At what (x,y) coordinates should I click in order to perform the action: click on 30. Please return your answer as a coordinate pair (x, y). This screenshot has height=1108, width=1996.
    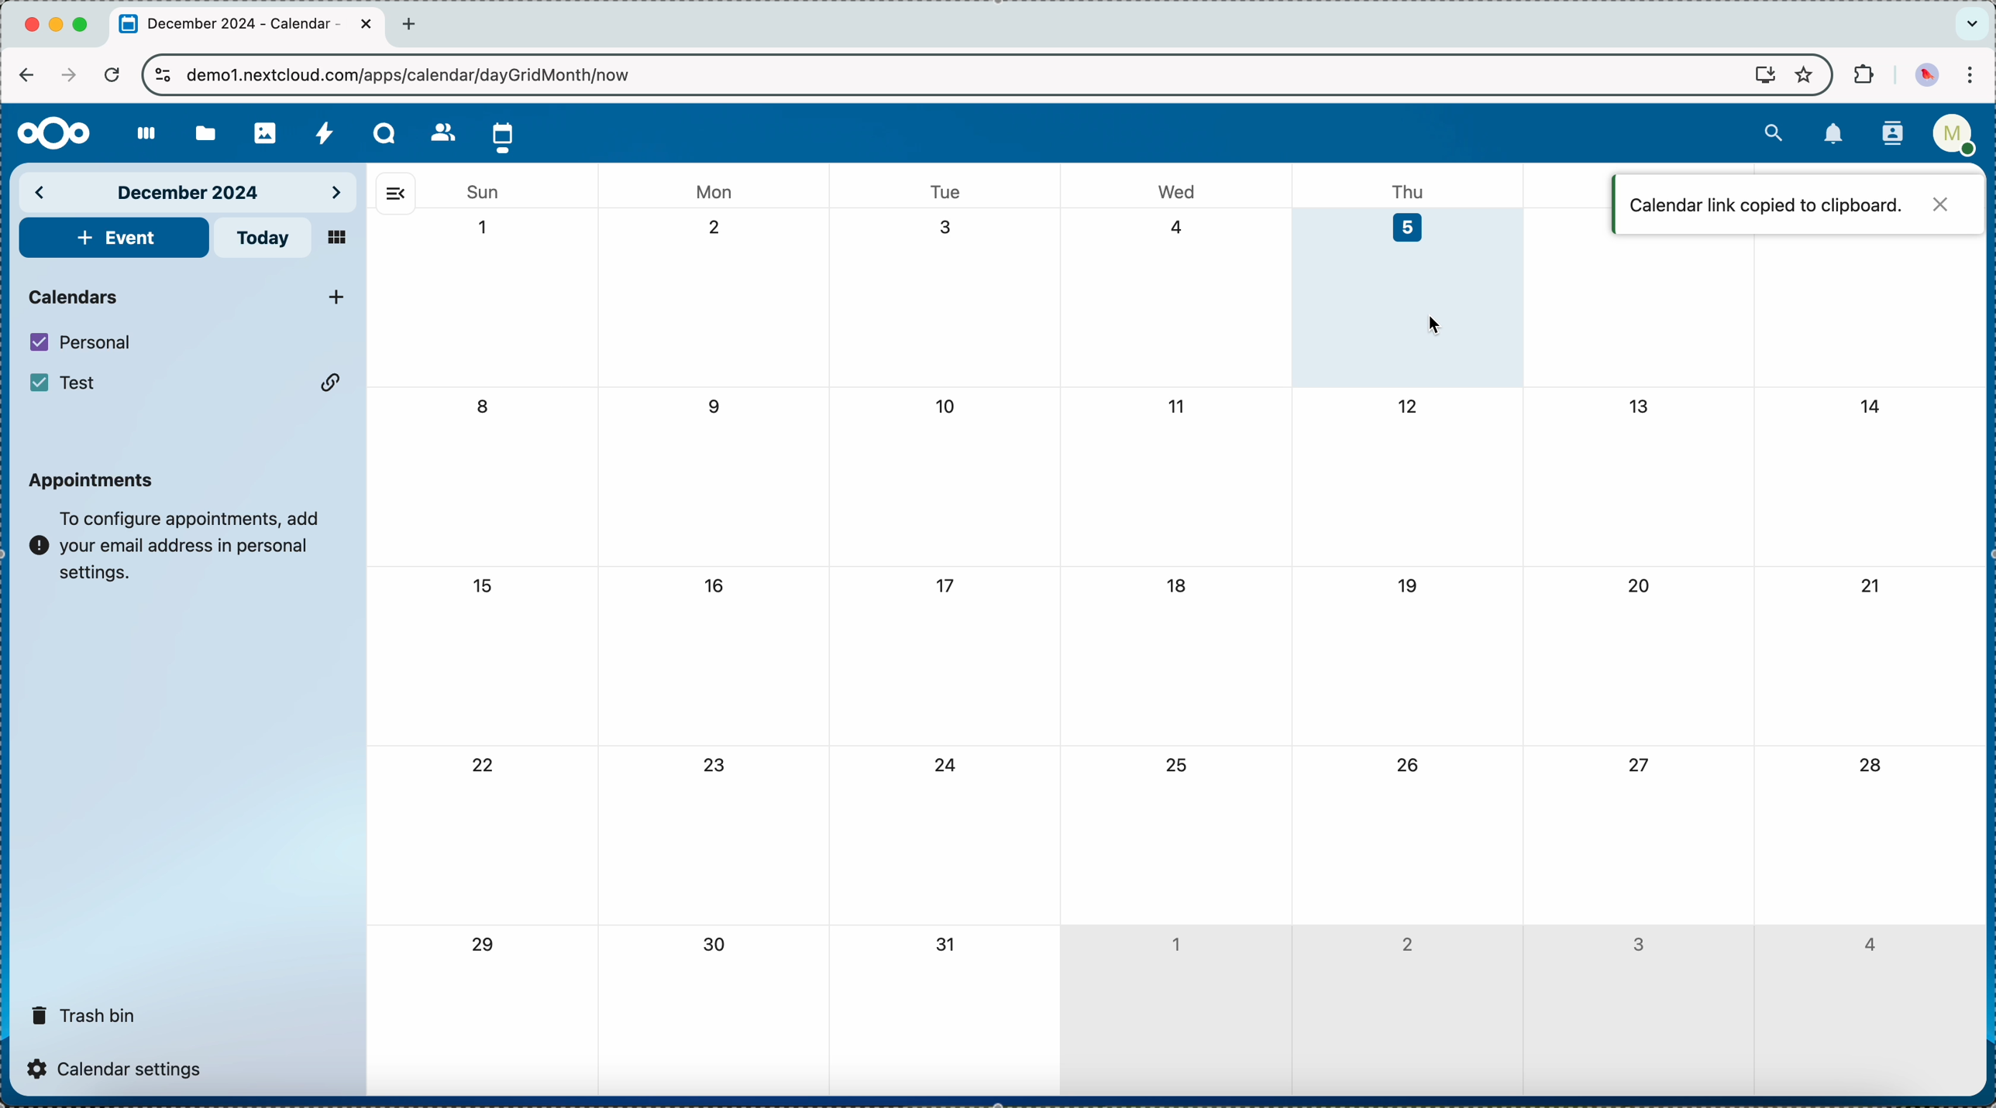
    Looking at the image, I should click on (720, 947).